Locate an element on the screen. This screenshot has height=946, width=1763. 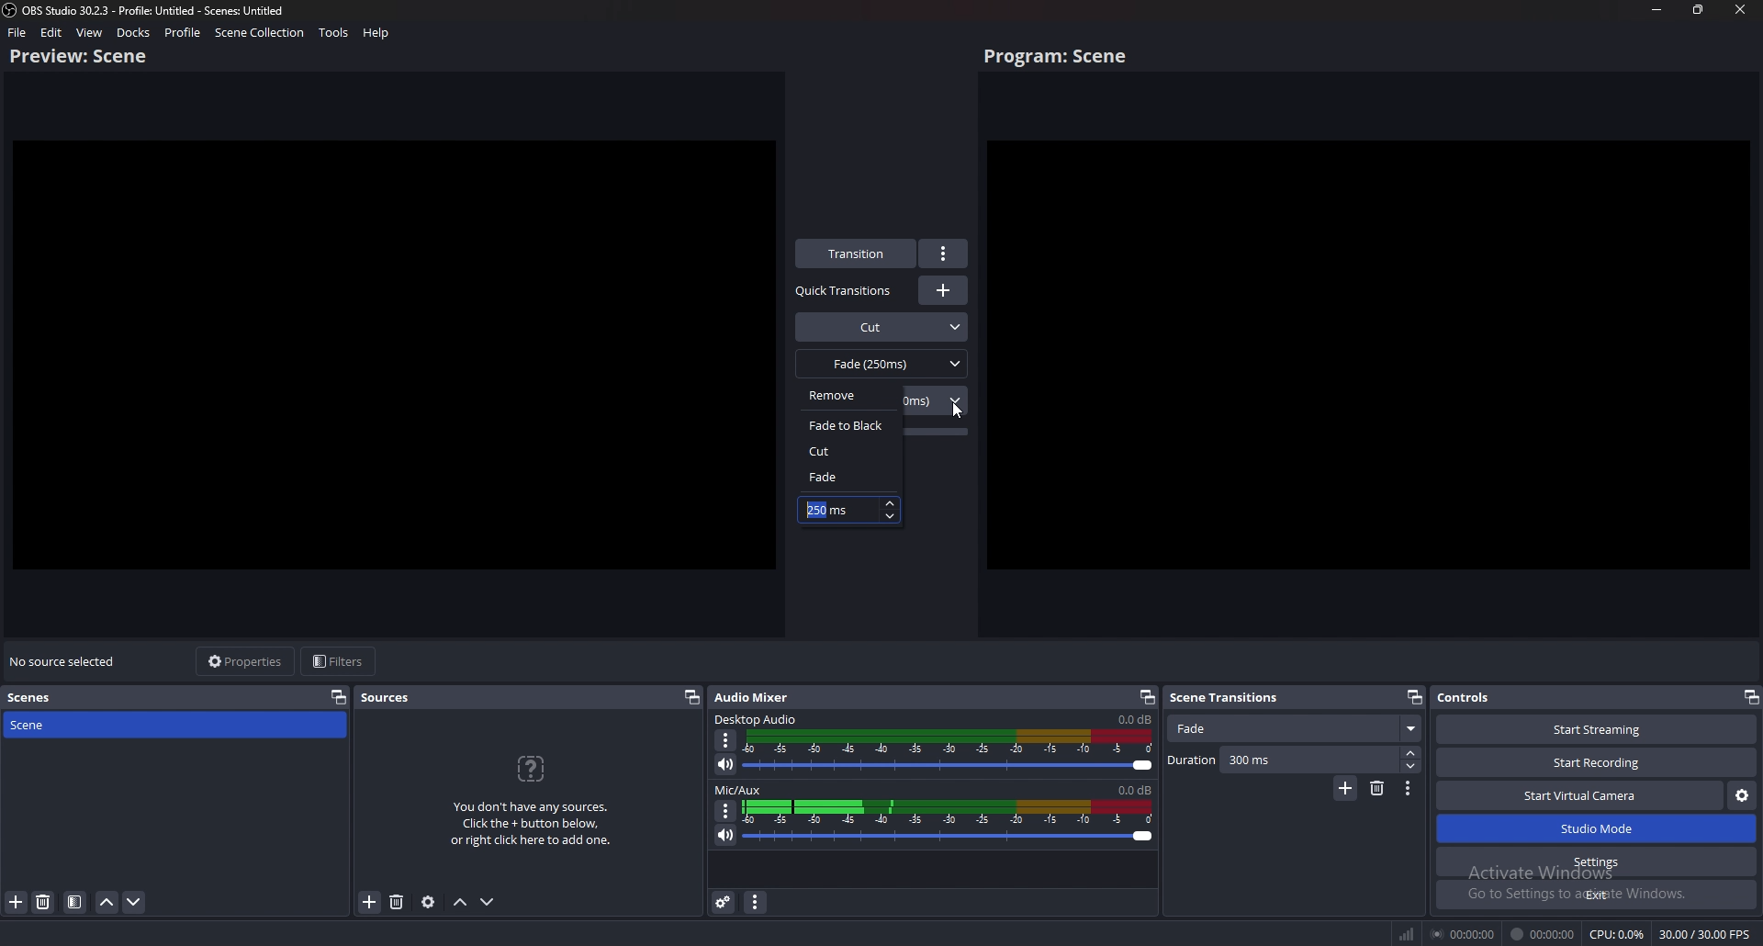
fade(250ms) is located at coordinates (882, 363).